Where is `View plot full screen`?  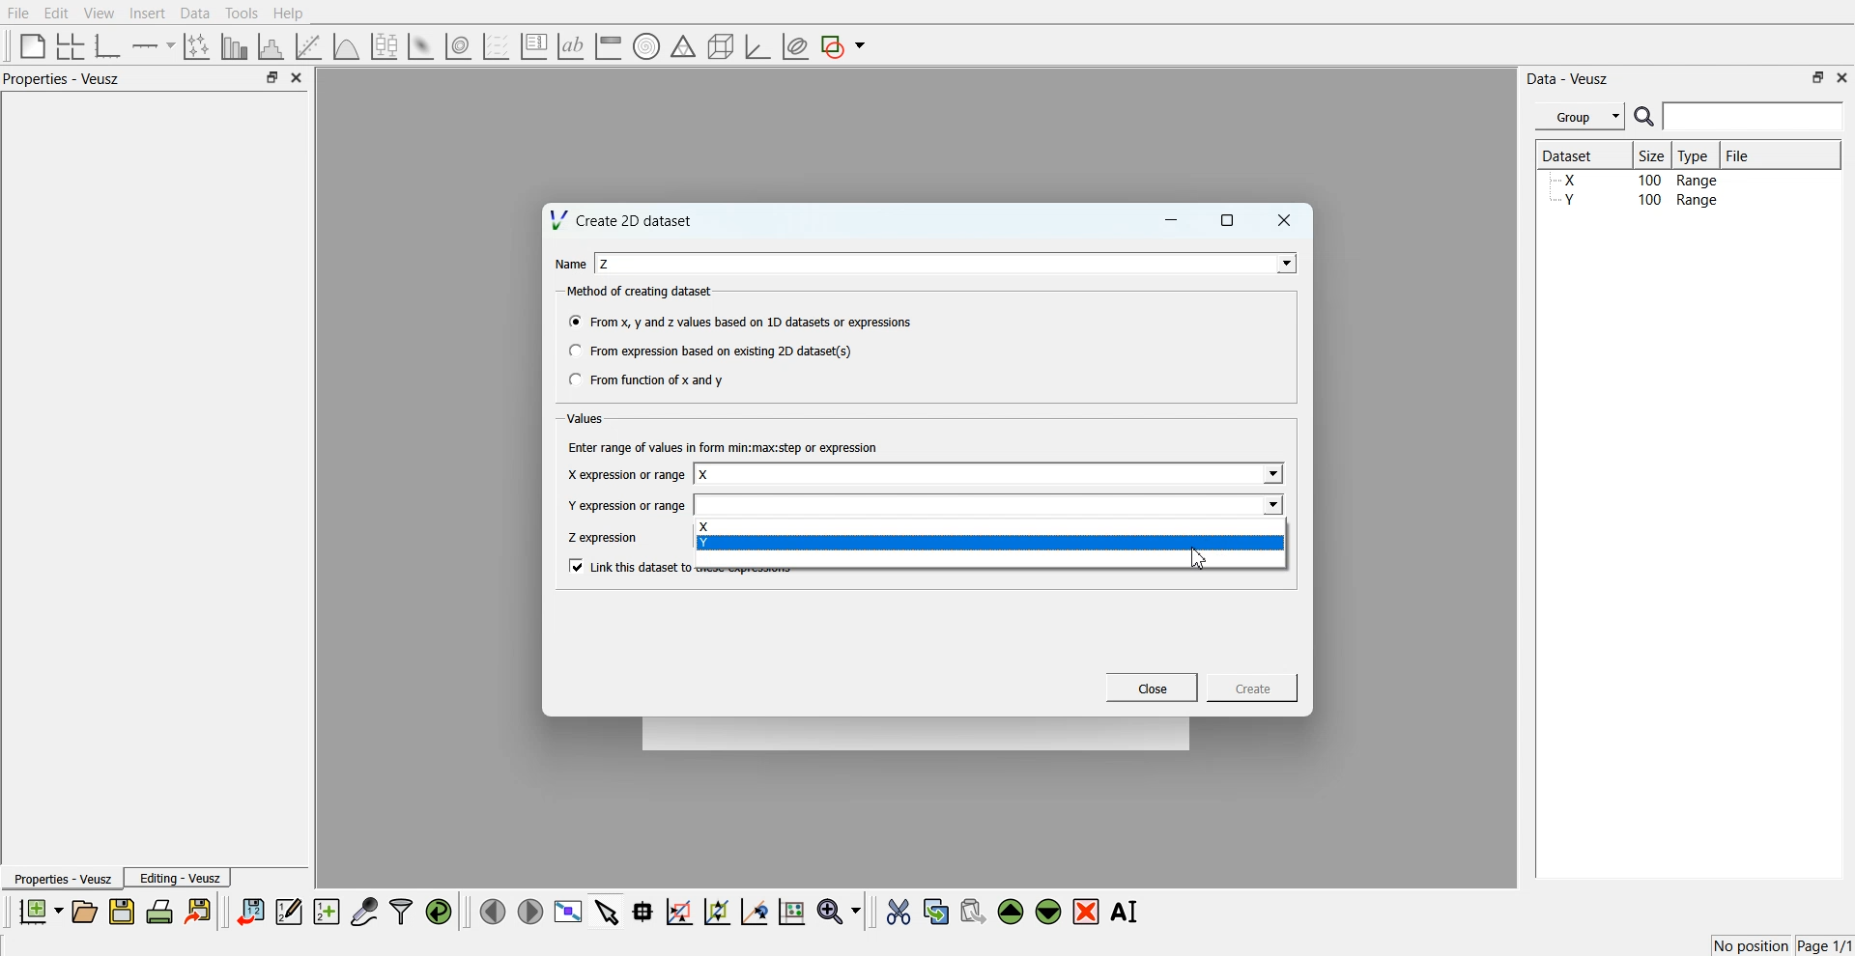 View plot full screen is located at coordinates (569, 911).